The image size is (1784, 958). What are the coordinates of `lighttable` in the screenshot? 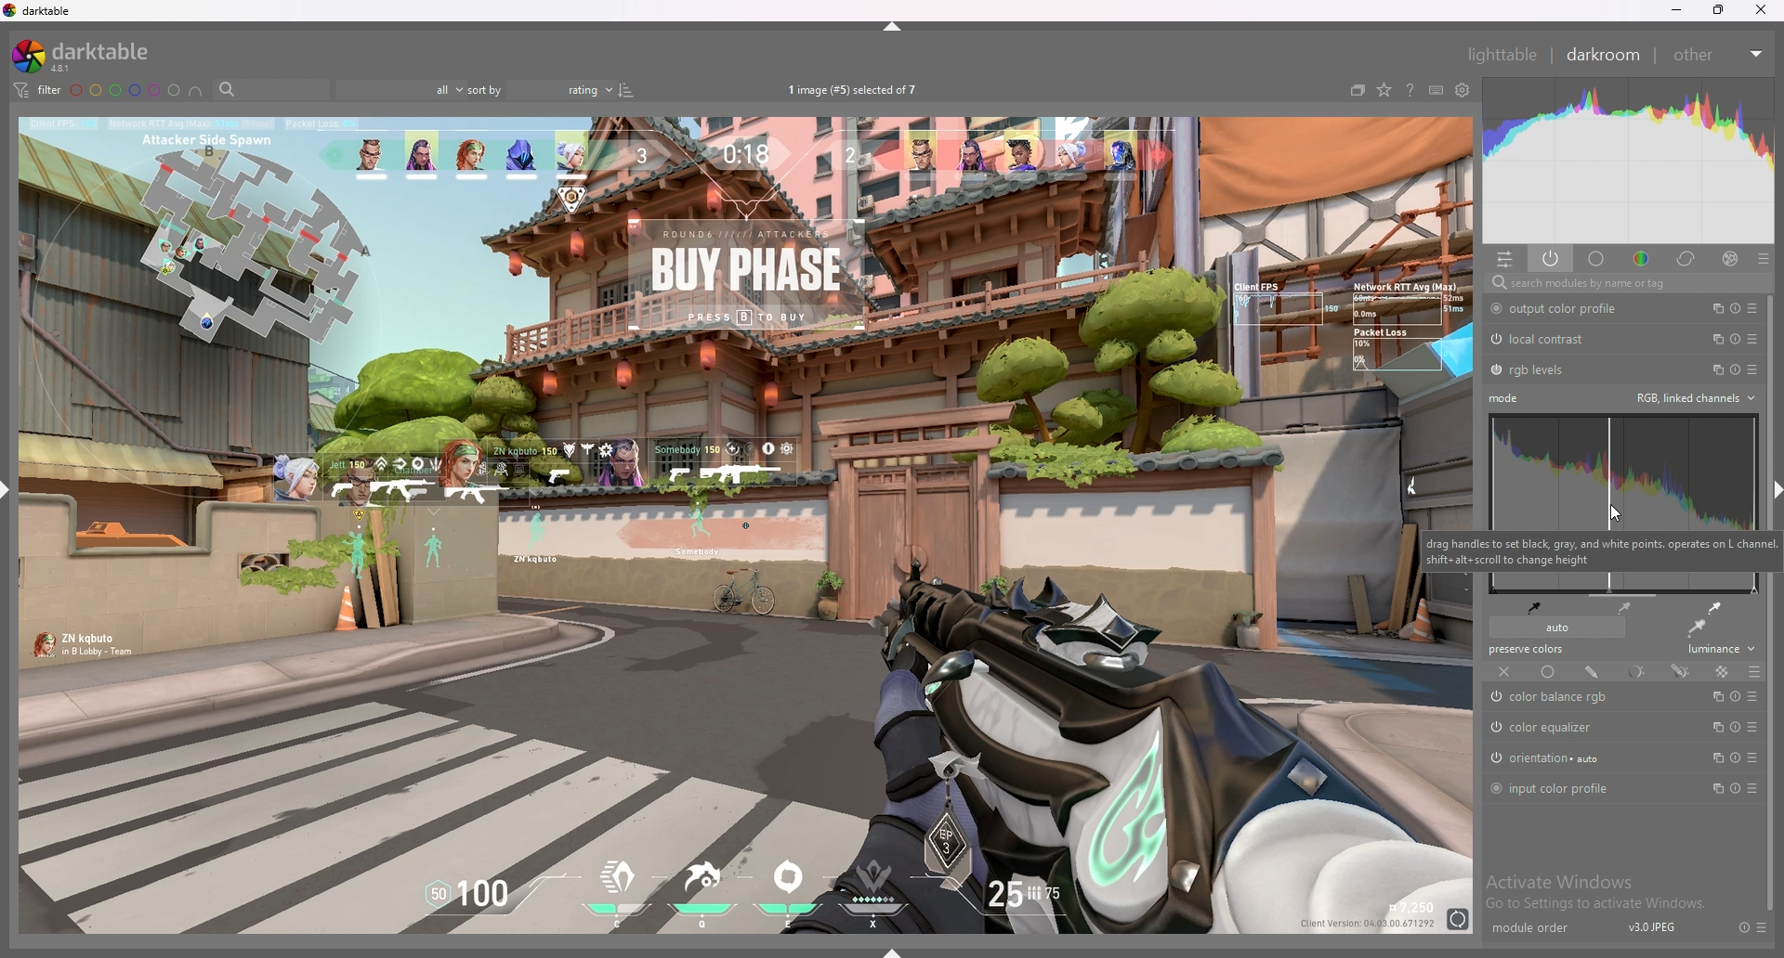 It's located at (1502, 54).